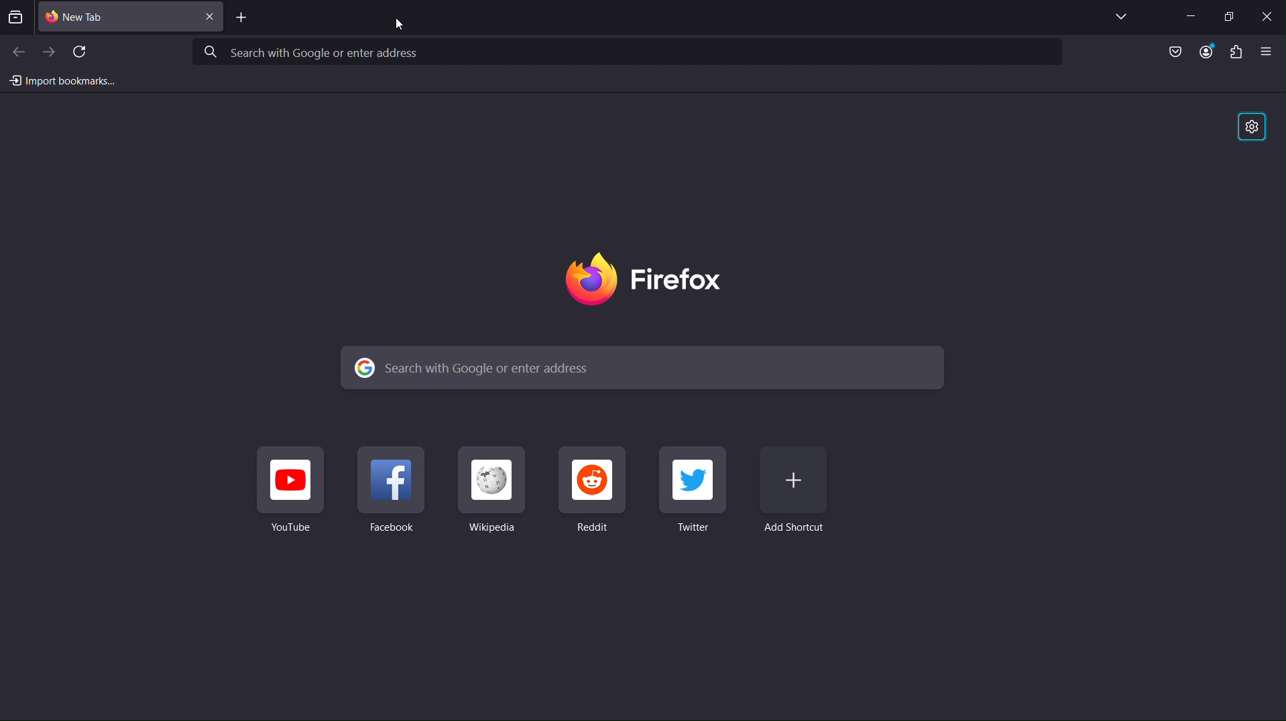  I want to click on Reddit Shortcut, so click(597, 496).